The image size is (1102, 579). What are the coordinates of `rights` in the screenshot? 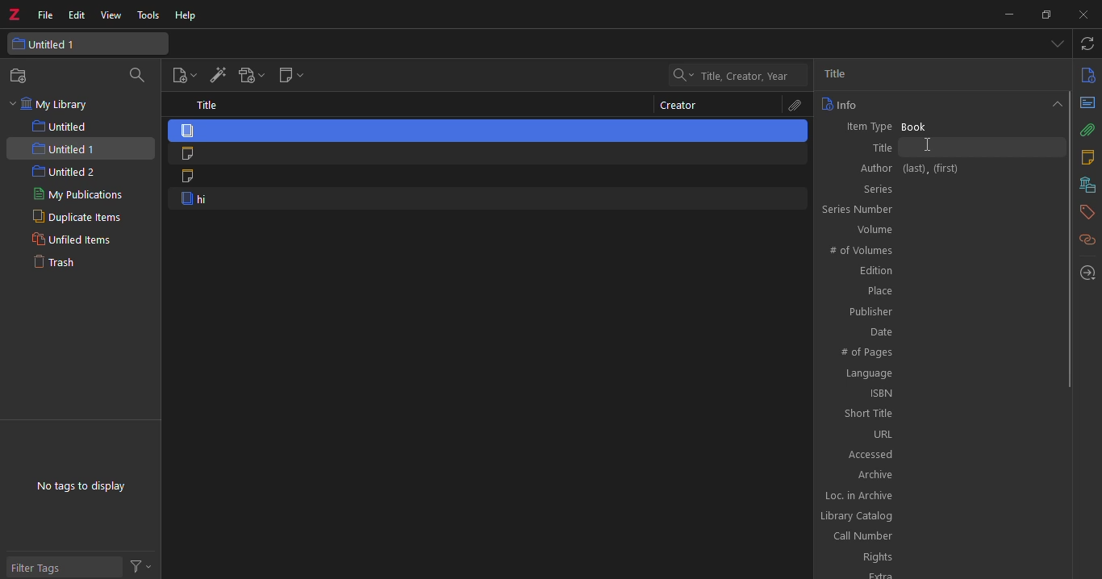 It's located at (939, 556).